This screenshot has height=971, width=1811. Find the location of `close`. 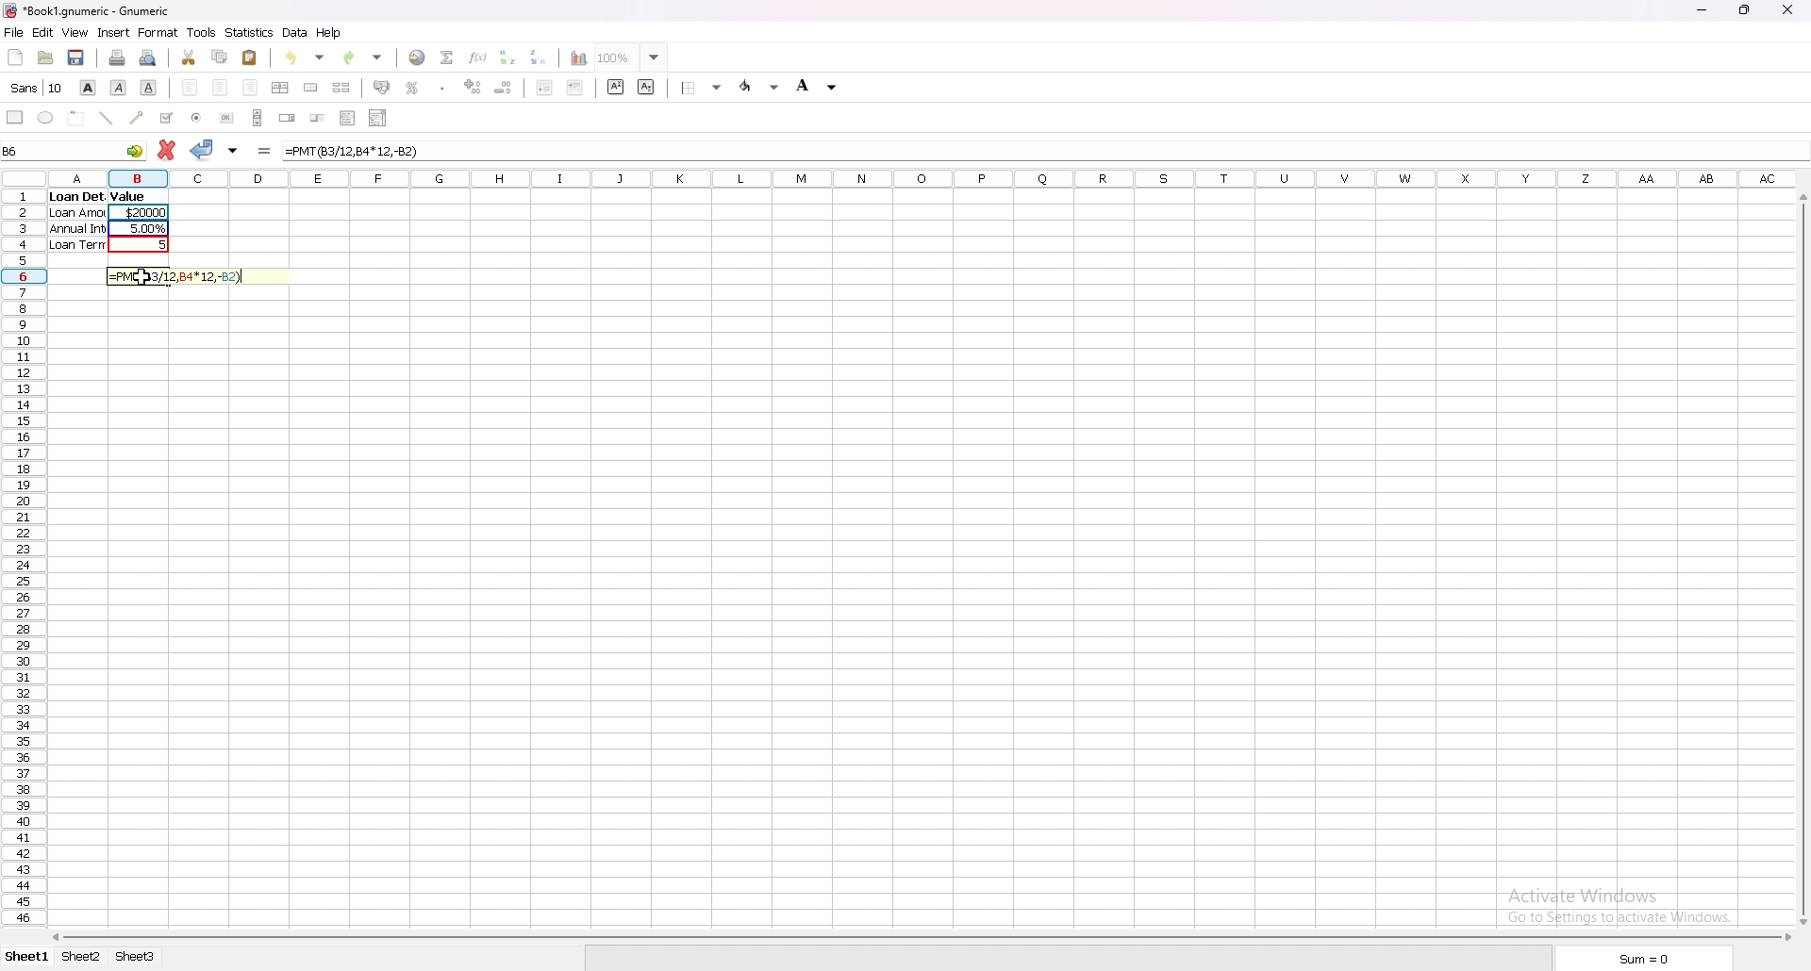

close is located at coordinates (1787, 10).